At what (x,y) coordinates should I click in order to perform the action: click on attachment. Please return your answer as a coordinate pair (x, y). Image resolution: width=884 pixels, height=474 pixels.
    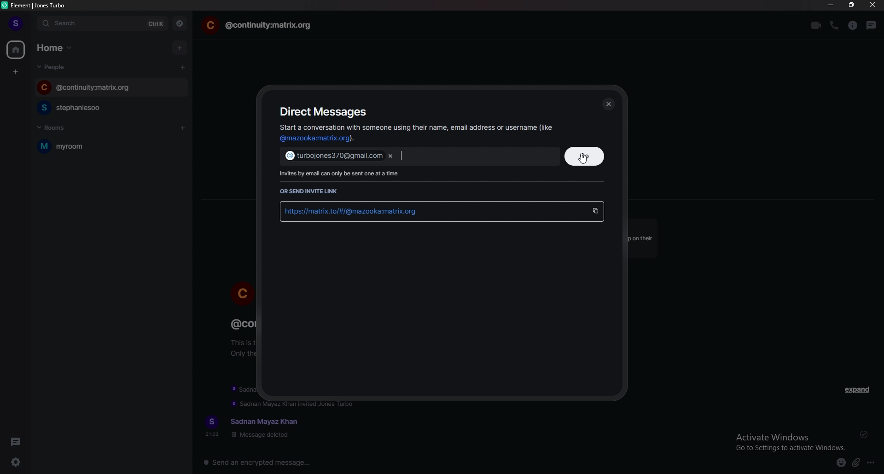
    Looking at the image, I should click on (856, 463).